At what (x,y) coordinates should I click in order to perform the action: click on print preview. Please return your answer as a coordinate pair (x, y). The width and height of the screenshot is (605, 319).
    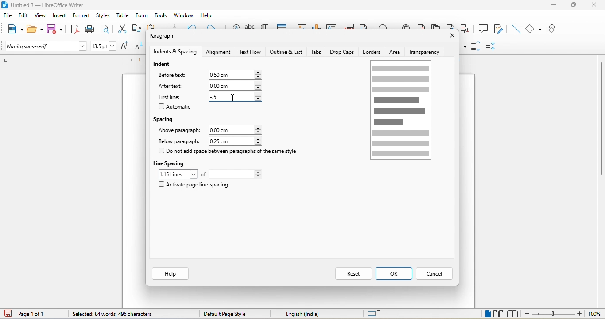
    Looking at the image, I should click on (107, 29).